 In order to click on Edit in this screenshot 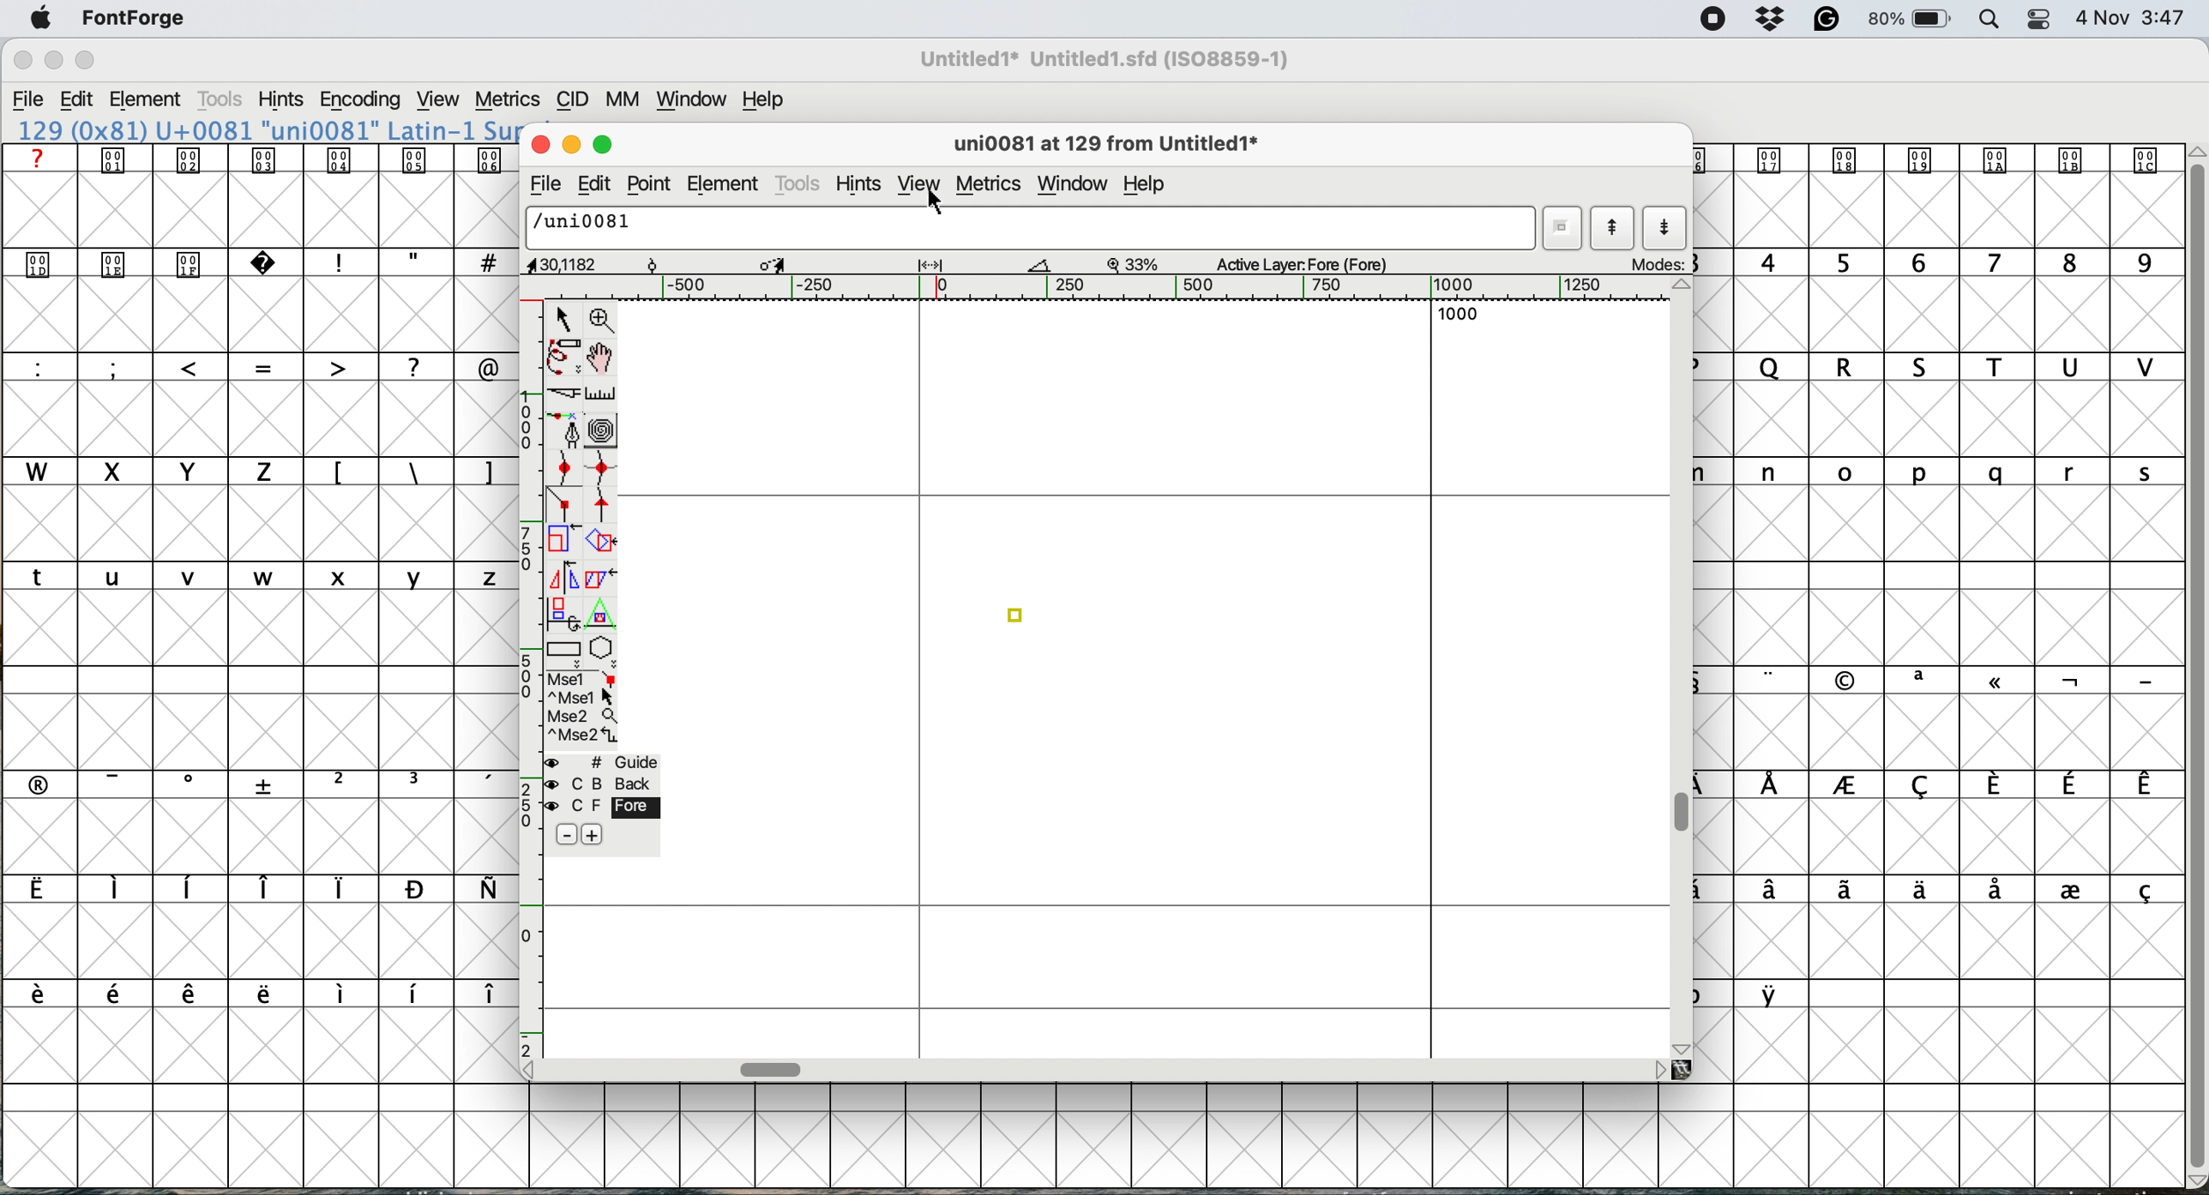, I will do `click(77, 99)`.